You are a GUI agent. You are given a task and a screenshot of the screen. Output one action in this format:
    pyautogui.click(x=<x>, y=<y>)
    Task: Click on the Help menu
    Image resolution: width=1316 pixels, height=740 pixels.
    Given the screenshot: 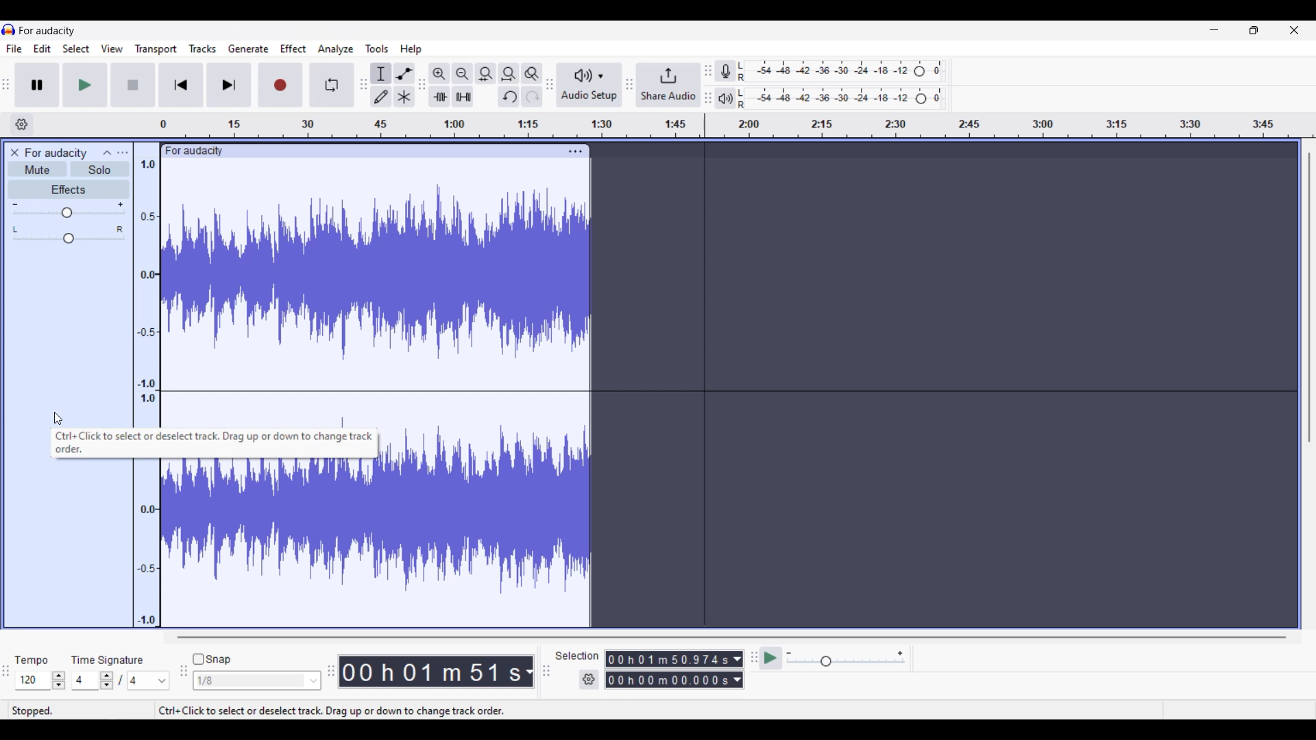 What is the action you would take?
    pyautogui.click(x=411, y=49)
    